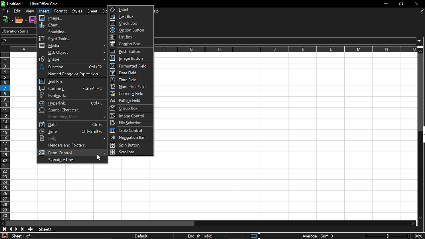 The width and height of the screenshot is (425, 239). I want to click on Text box, so click(130, 16).